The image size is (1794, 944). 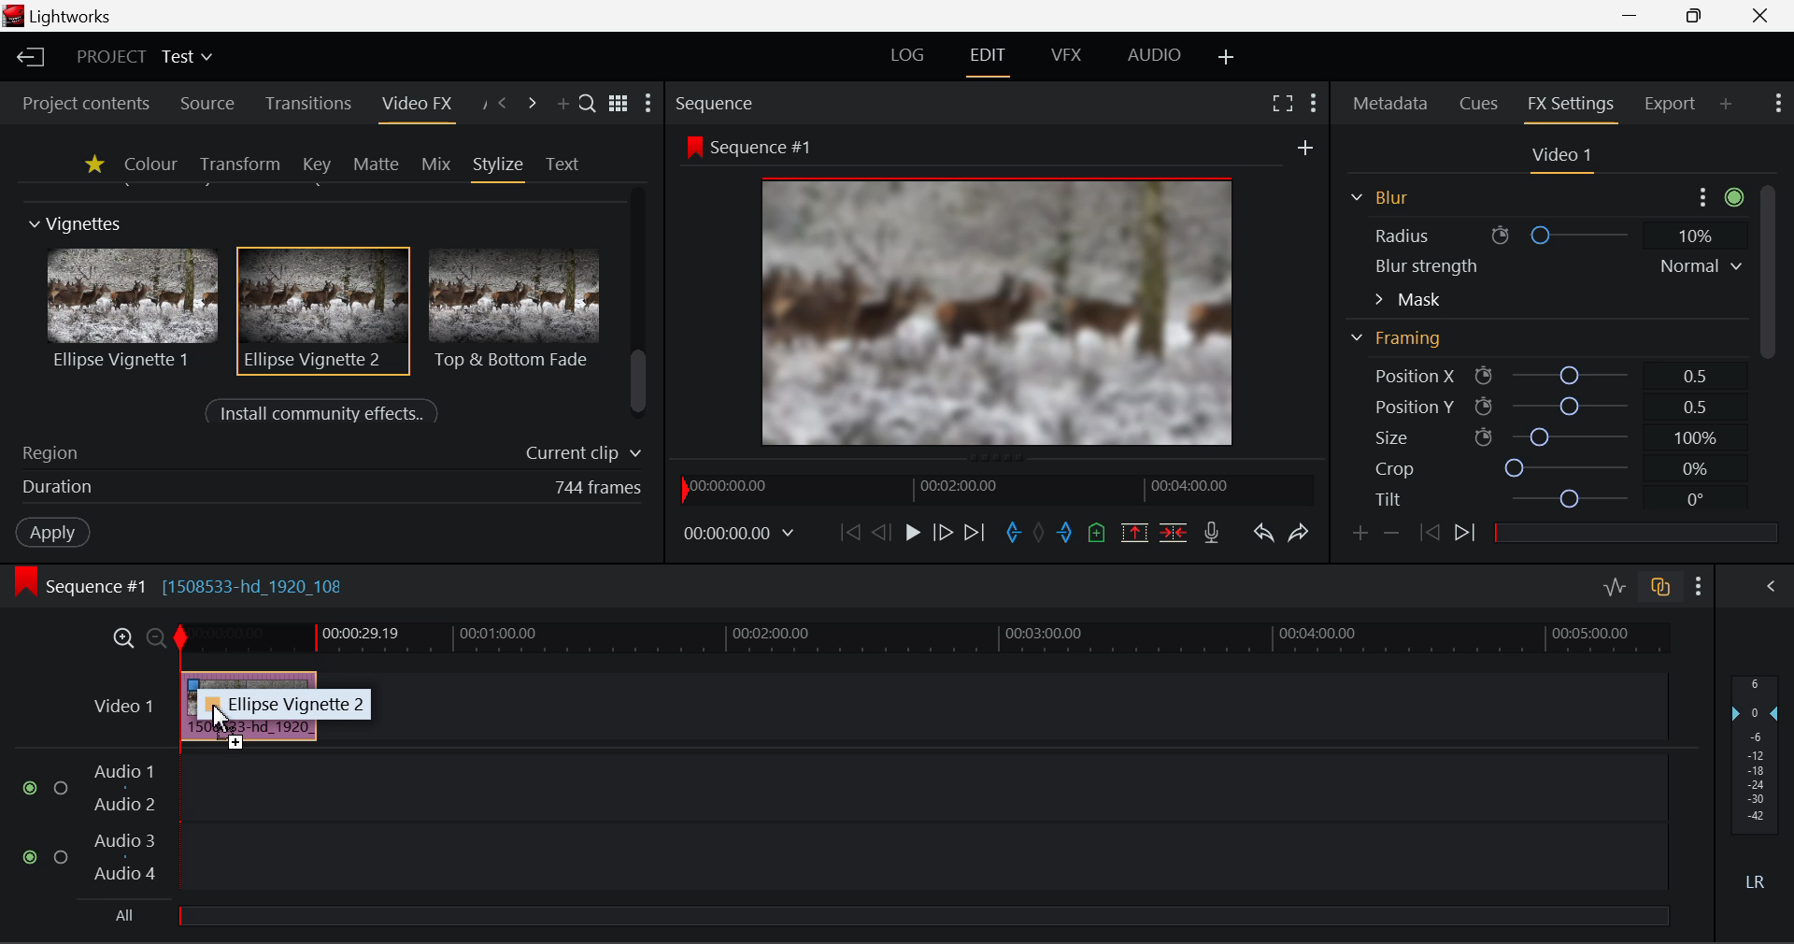 What do you see at coordinates (992, 489) in the screenshot?
I see `Project Timeline Navigator` at bounding box center [992, 489].